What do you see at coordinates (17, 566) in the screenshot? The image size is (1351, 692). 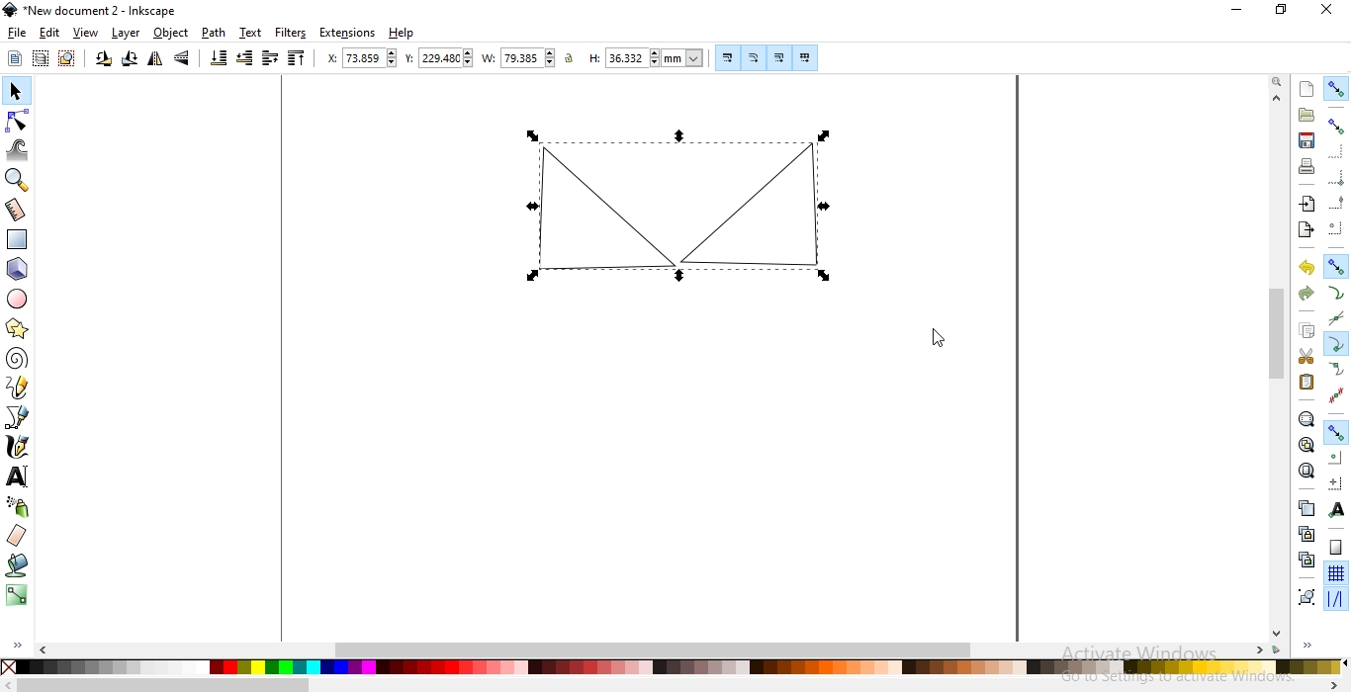 I see `fill bounded areas` at bounding box center [17, 566].